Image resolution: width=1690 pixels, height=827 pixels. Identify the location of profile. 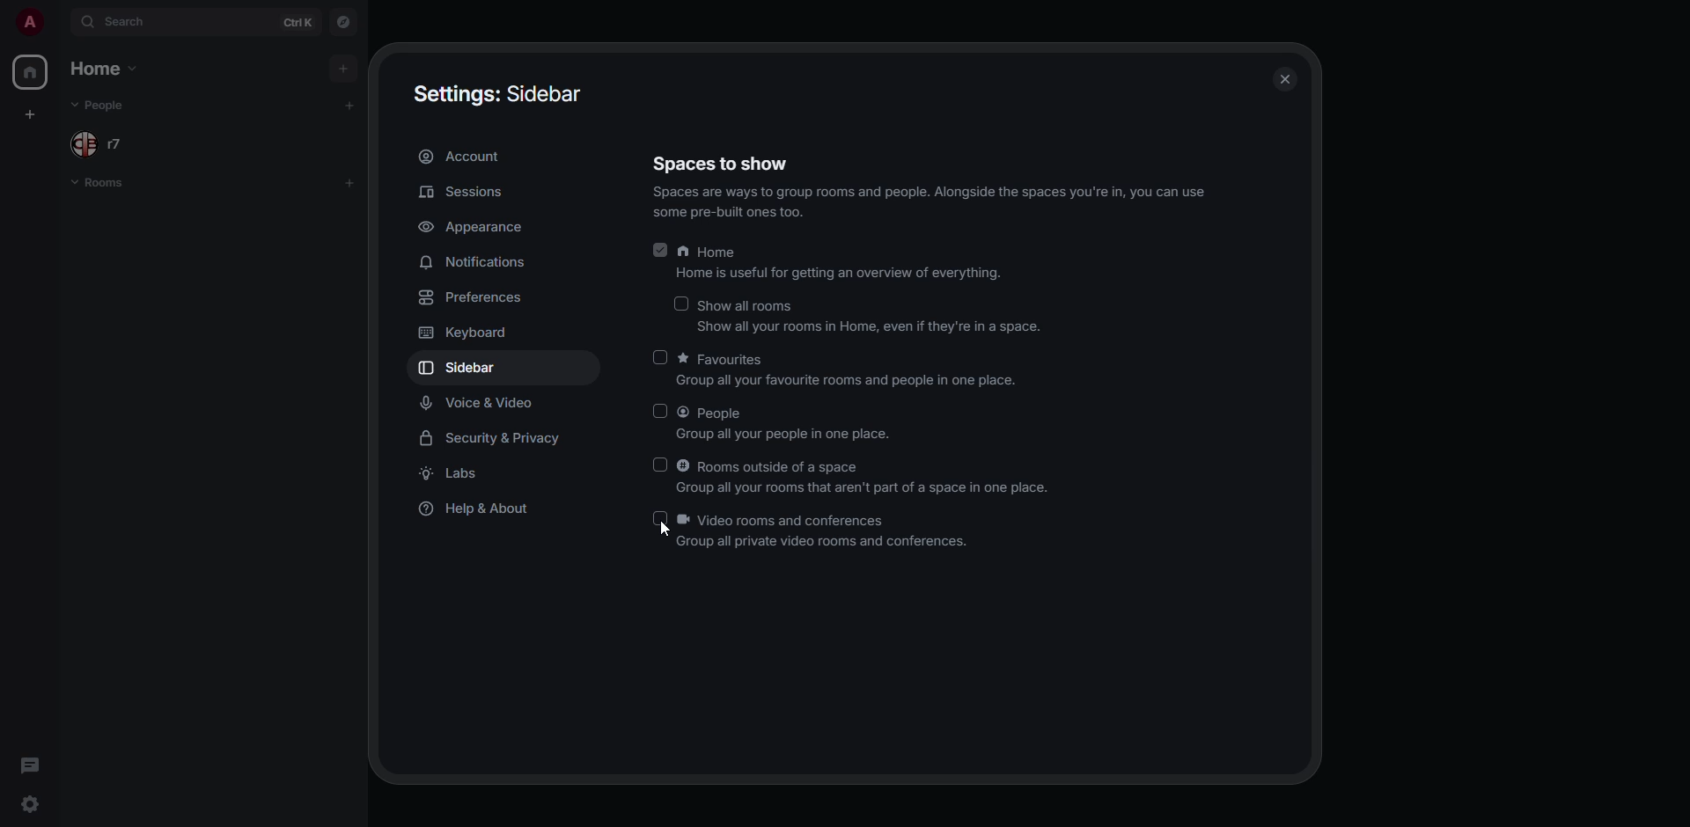
(29, 21).